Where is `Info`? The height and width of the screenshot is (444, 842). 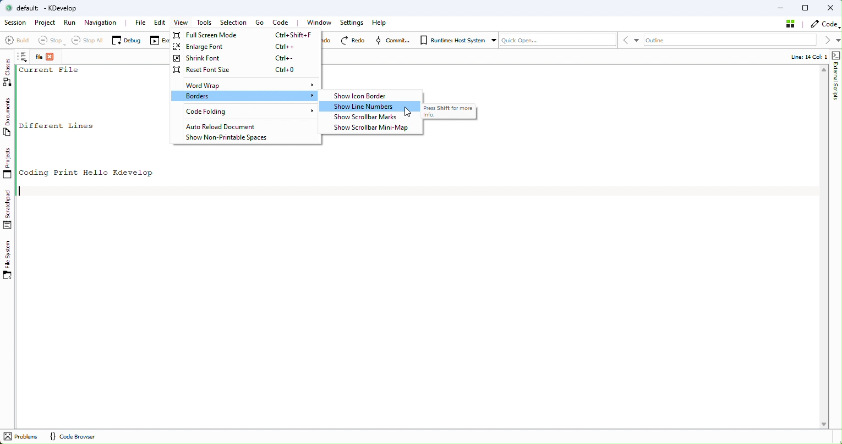 Info is located at coordinates (803, 57).